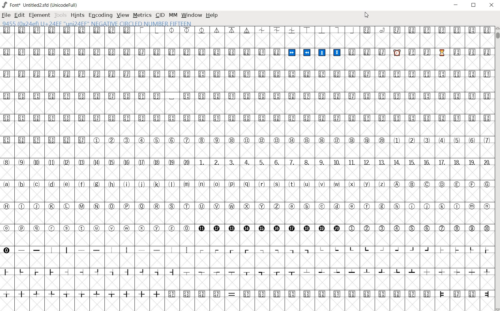 The height and width of the screenshot is (311, 500). I want to click on VIEW, so click(122, 16).